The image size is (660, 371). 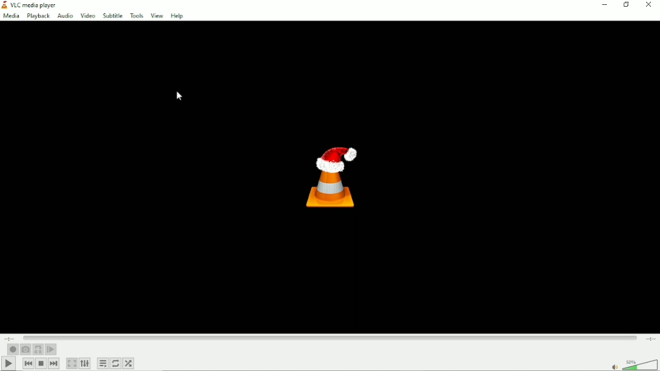 What do you see at coordinates (102, 363) in the screenshot?
I see `Toggle playlist` at bounding box center [102, 363].